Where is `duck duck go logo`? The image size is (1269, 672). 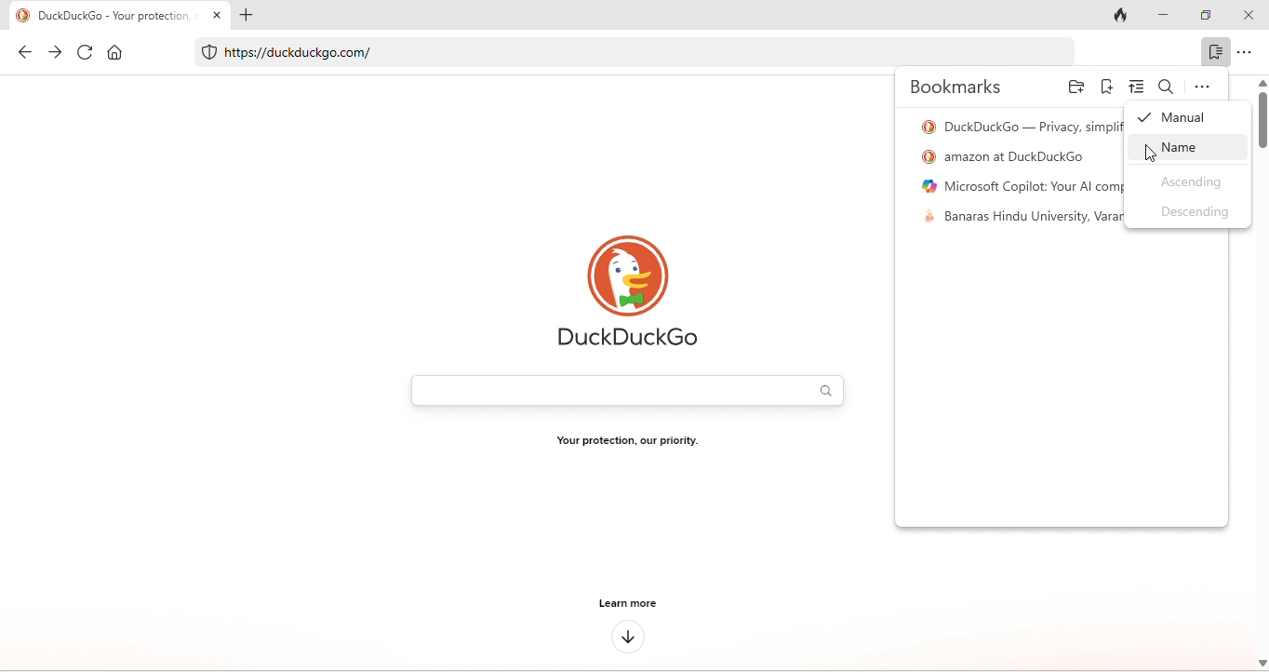 duck duck go logo is located at coordinates (628, 294).